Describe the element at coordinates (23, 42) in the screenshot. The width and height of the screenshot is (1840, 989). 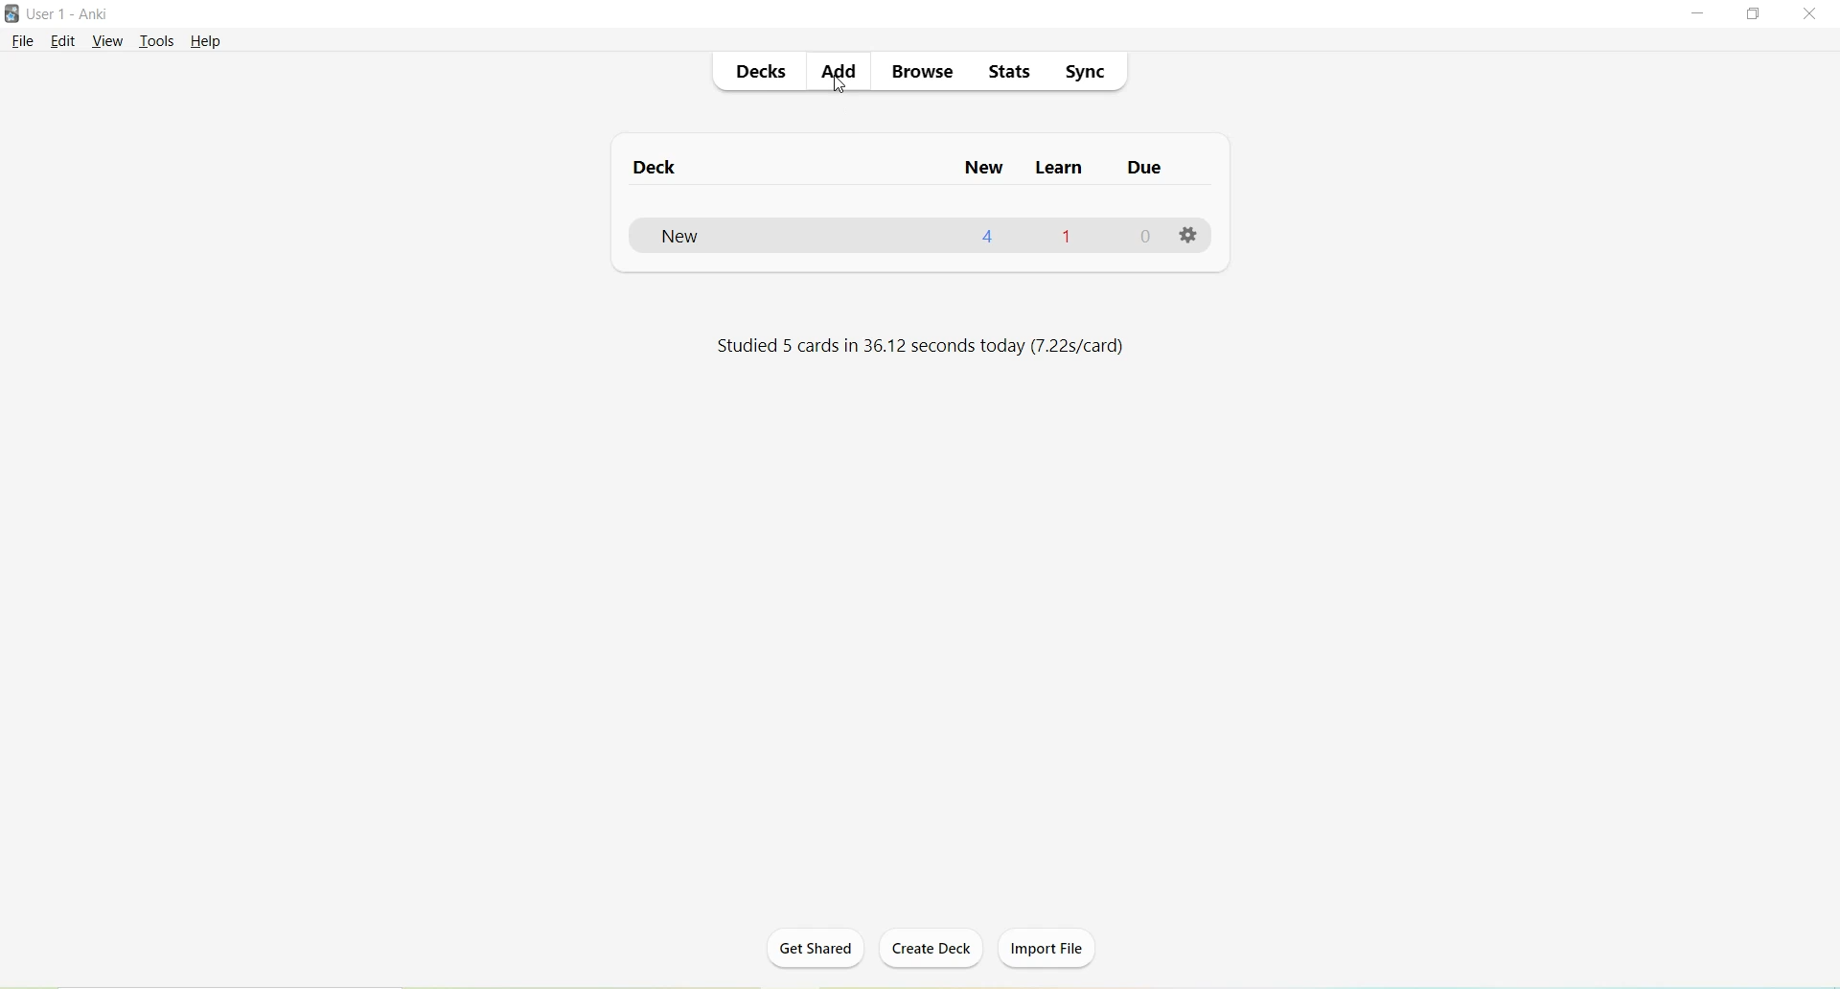
I see `File` at that location.